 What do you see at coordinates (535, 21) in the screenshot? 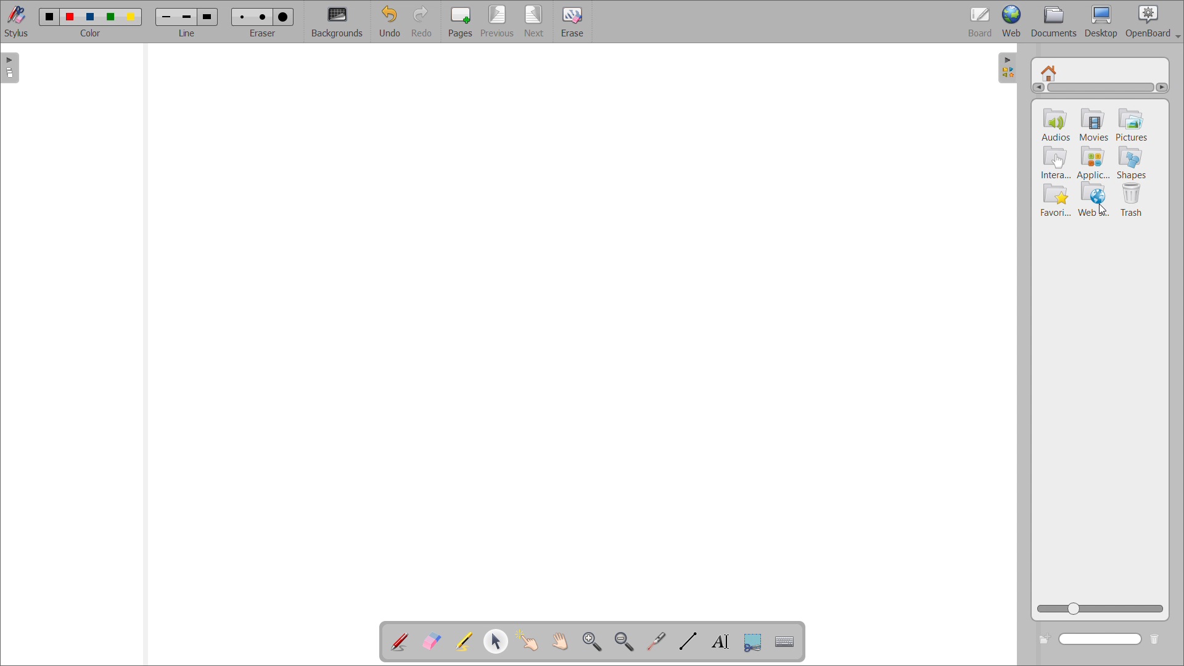
I see `next page` at bounding box center [535, 21].